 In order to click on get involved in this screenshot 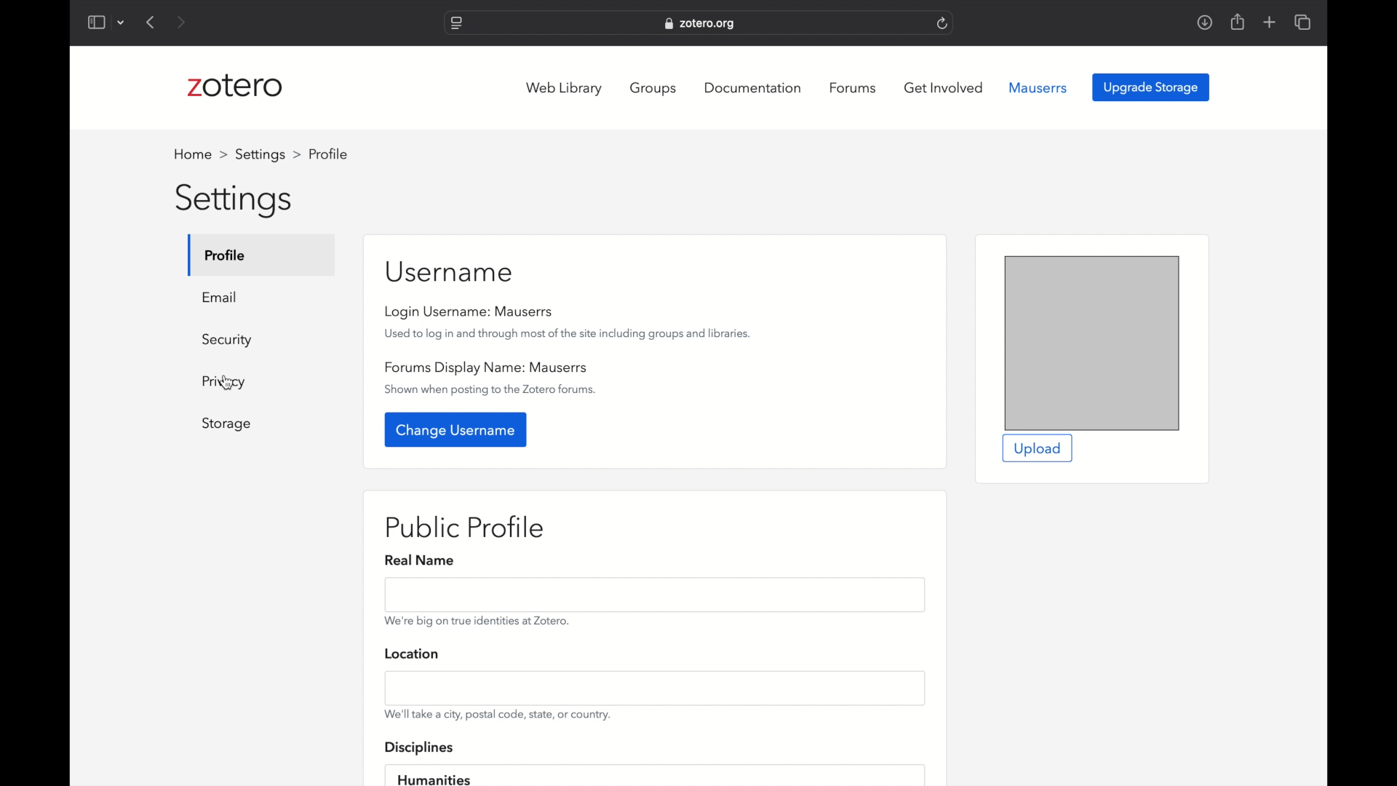, I will do `click(944, 87)`.